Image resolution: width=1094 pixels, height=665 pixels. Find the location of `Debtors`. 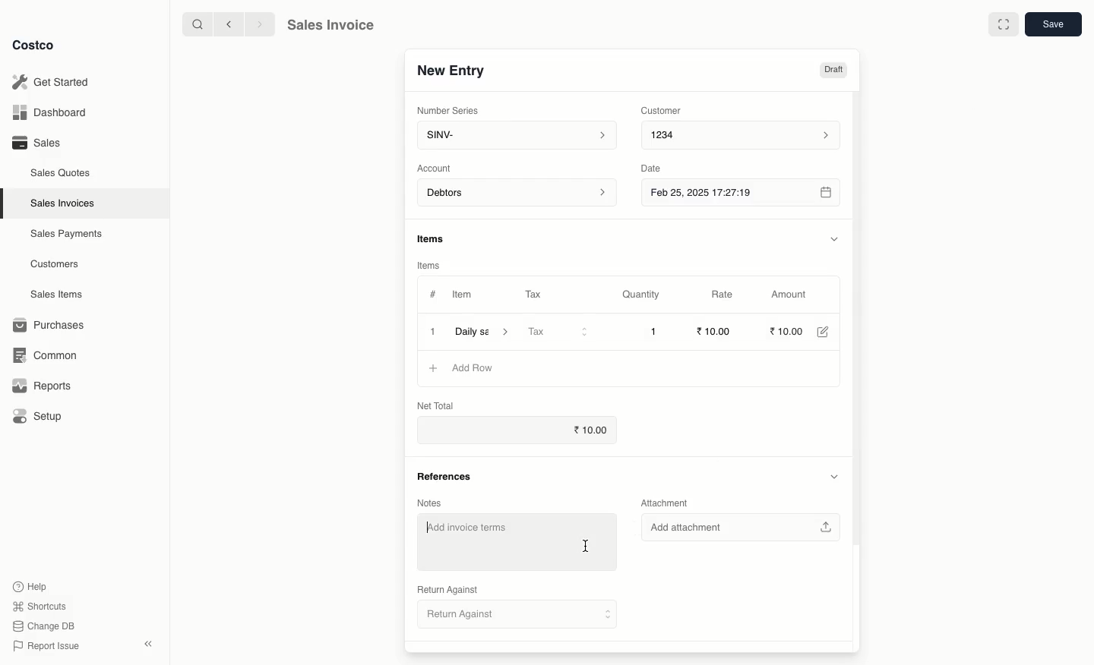

Debtors is located at coordinates (517, 194).